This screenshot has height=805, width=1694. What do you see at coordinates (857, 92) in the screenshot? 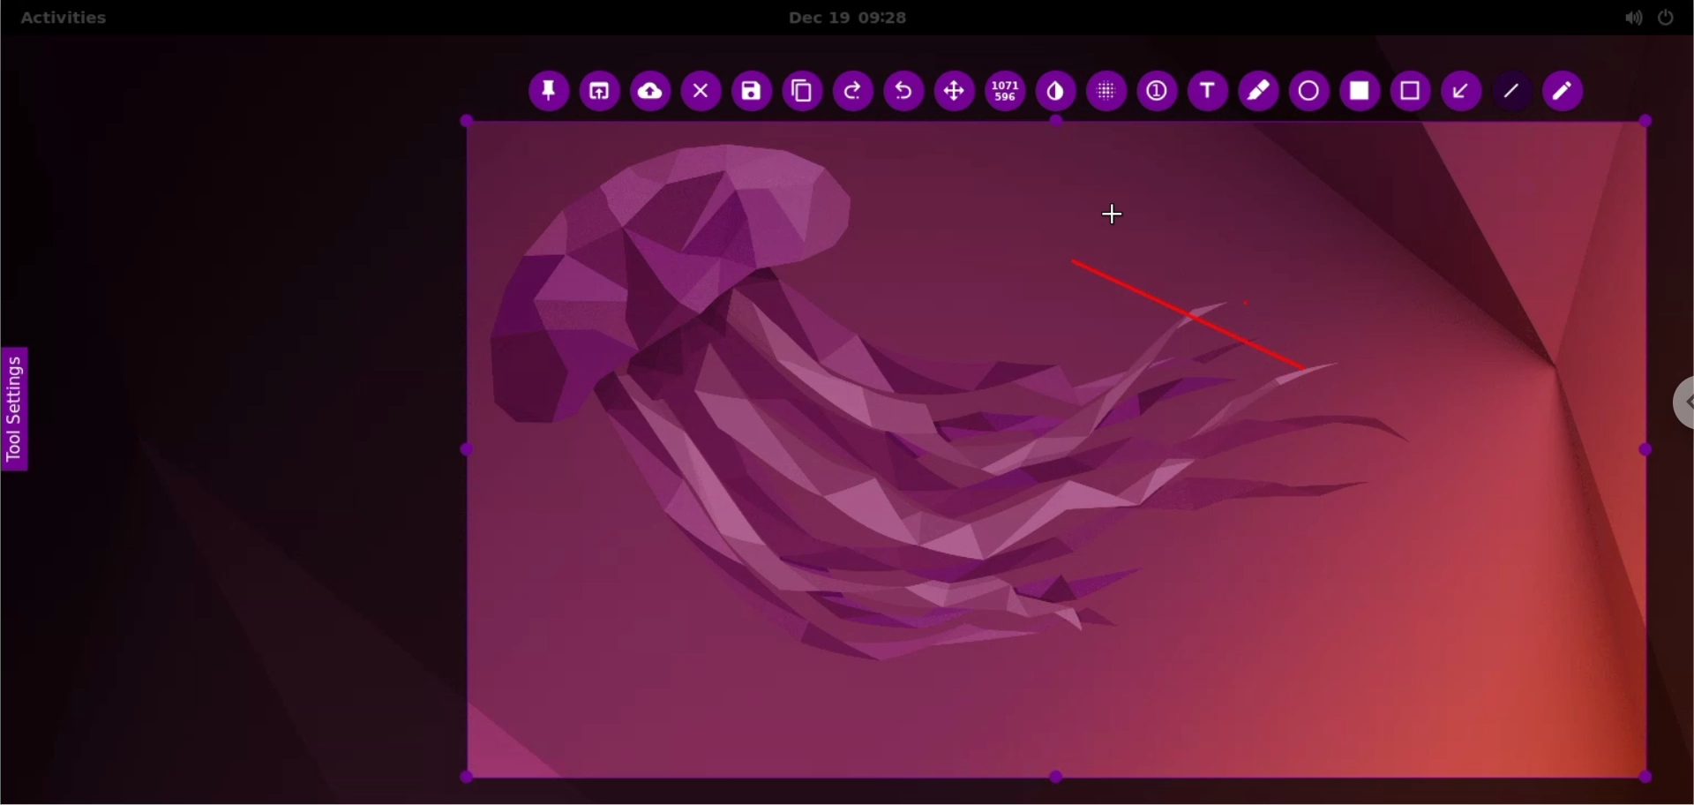
I see `redo` at bounding box center [857, 92].